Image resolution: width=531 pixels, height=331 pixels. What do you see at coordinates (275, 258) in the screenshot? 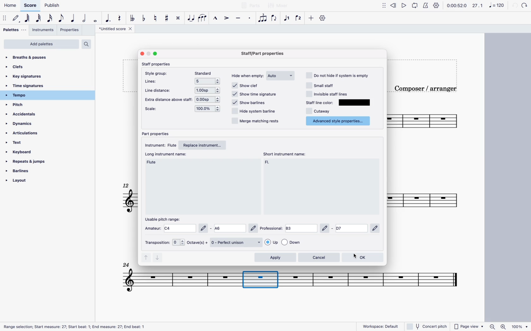
I see `apply` at bounding box center [275, 258].